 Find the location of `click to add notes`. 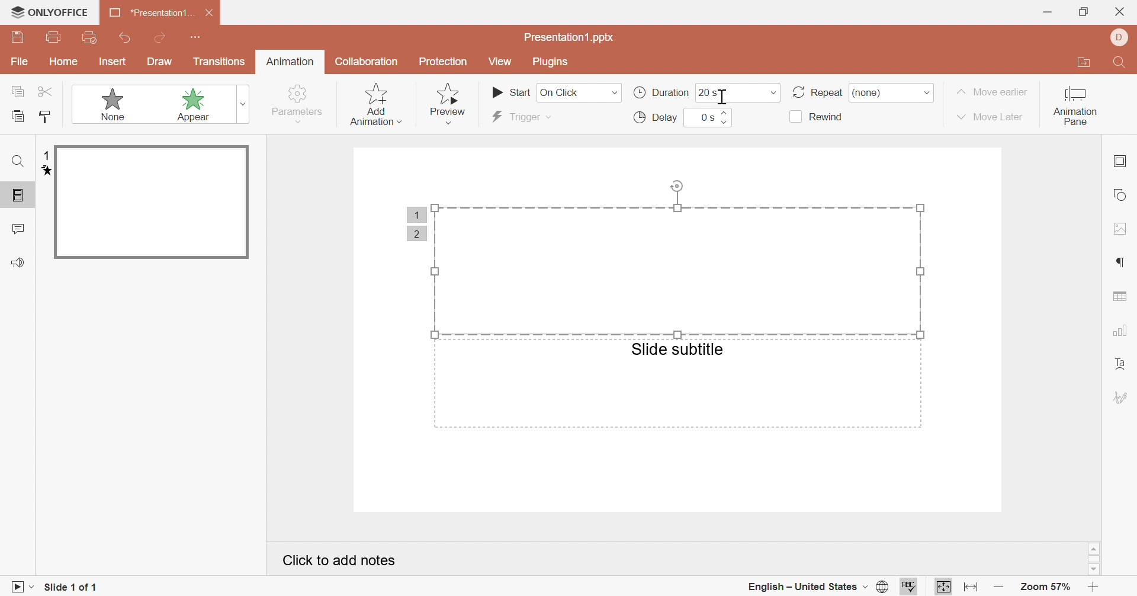

click to add notes is located at coordinates (337, 559).